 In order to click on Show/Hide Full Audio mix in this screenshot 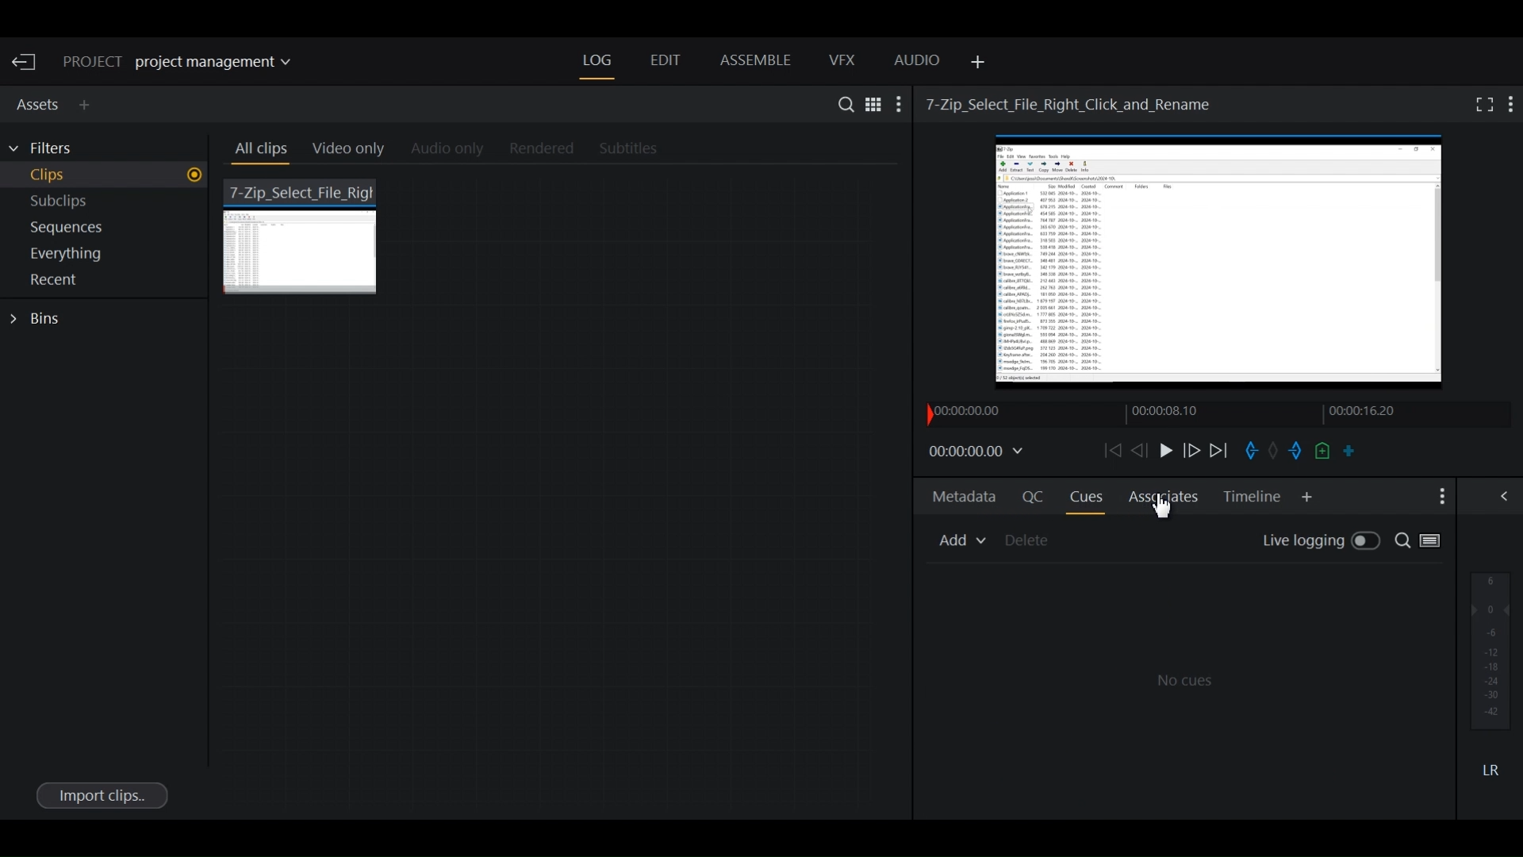, I will do `click(1507, 495)`.